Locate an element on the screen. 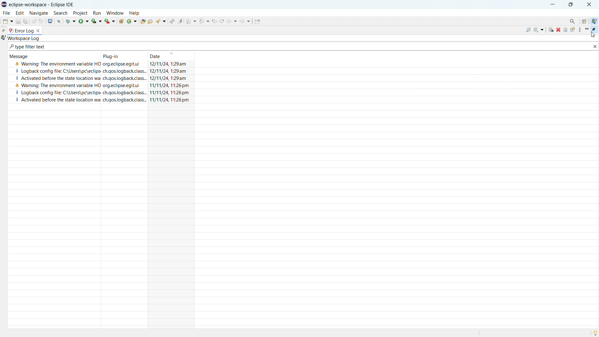 This screenshot has width=599, height=337. Plug-in is located at coordinates (110, 55).